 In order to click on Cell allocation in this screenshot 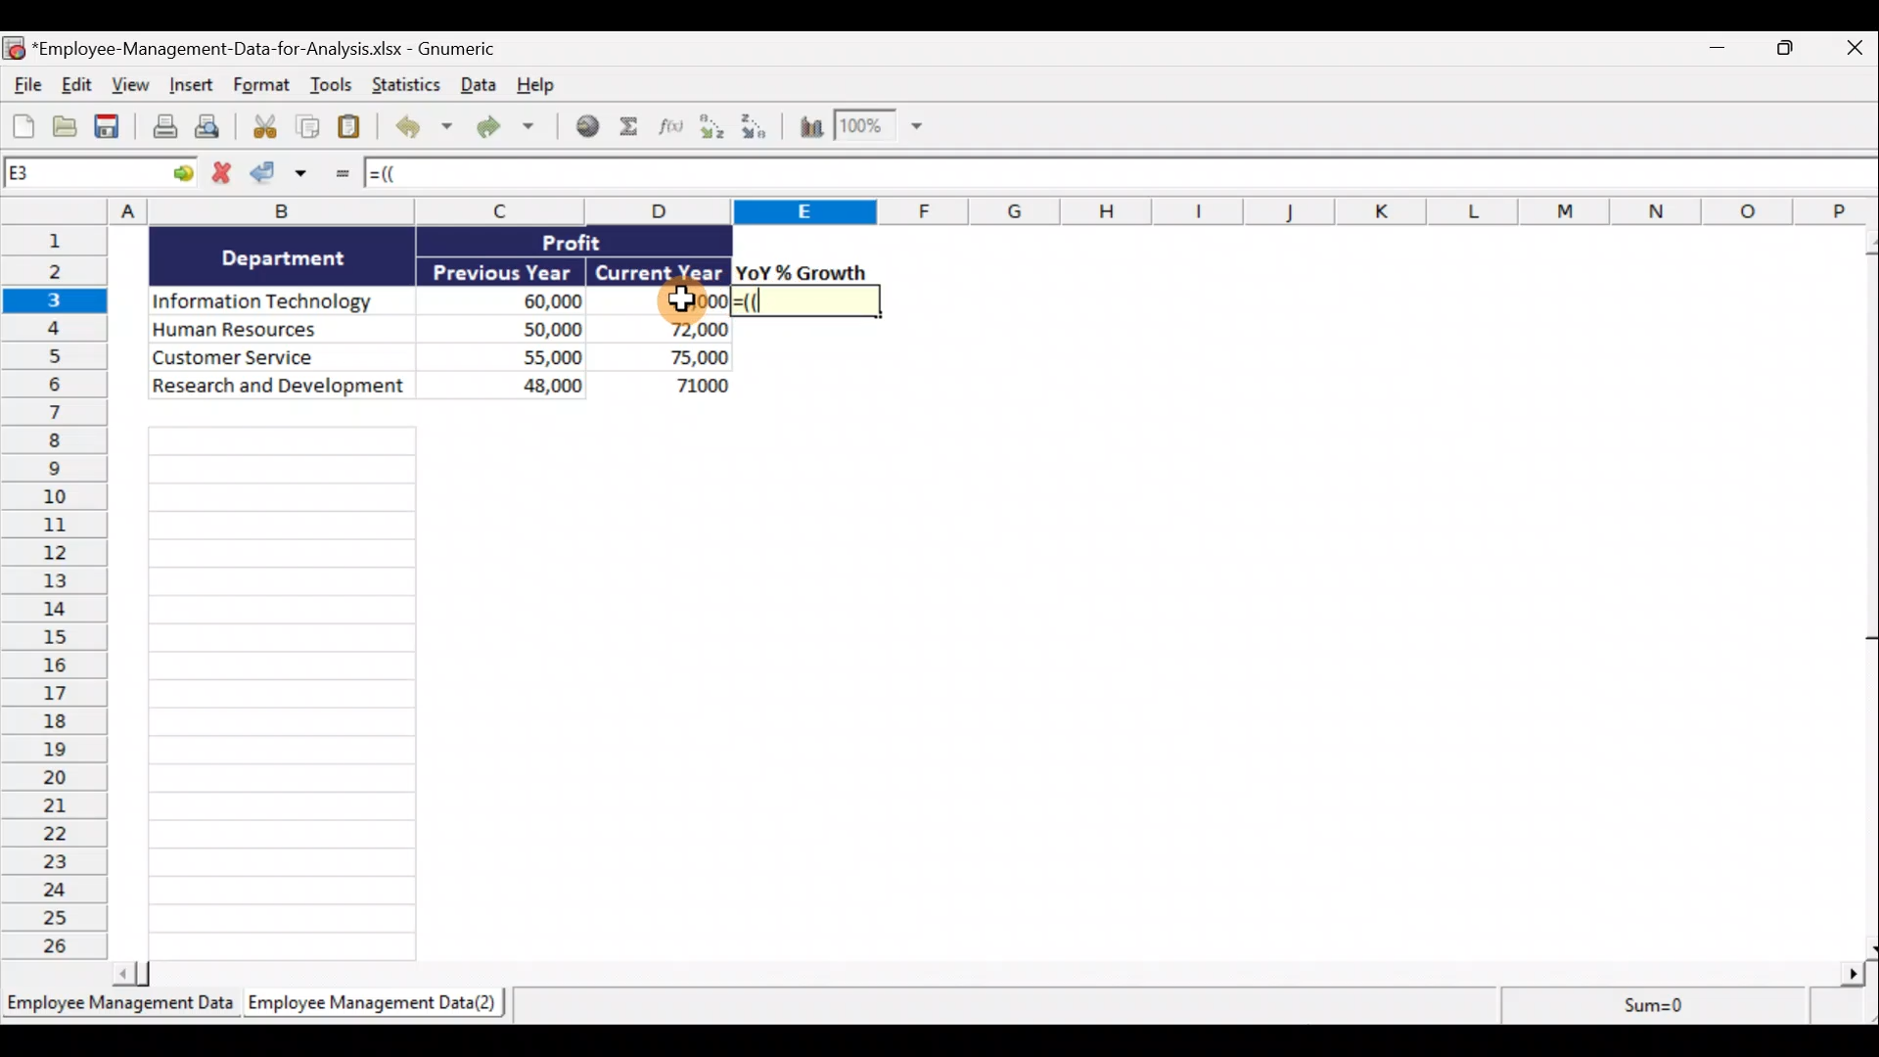, I will do `click(102, 176)`.